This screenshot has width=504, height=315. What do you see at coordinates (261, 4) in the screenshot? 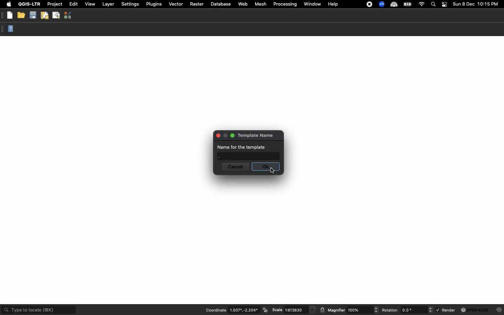
I see `Mesh` at bounding box center [261, 4].